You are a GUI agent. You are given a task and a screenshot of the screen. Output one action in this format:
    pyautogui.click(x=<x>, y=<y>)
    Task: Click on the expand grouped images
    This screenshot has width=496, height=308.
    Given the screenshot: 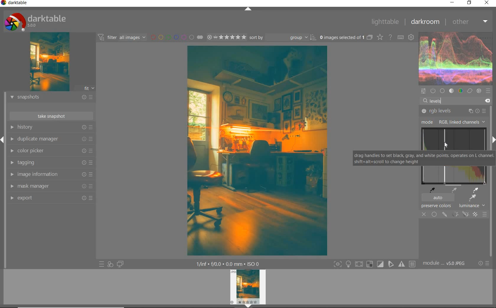 What is the action you would take?
    pyautogui.click(x=346, y=37)
    